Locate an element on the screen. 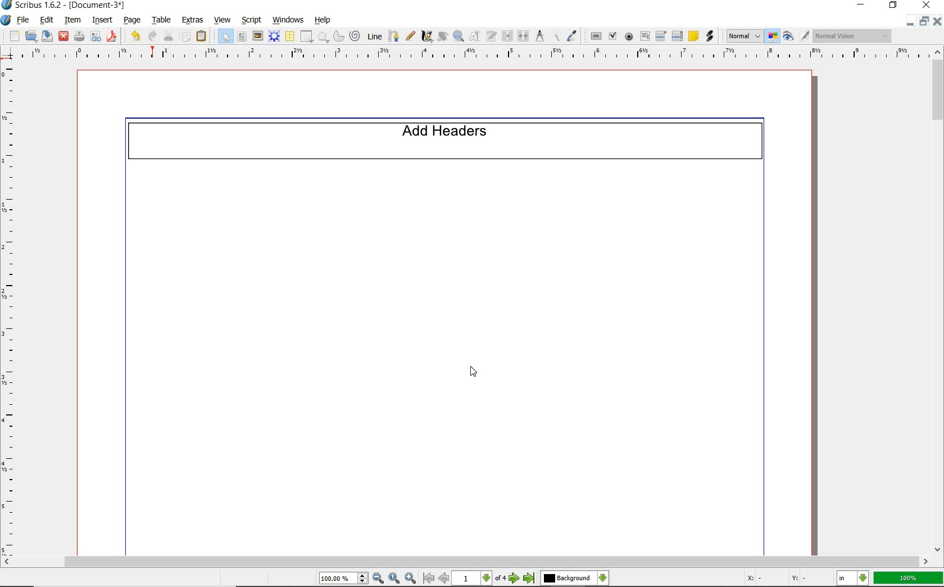  system logo is located at coordinates (6, 21).